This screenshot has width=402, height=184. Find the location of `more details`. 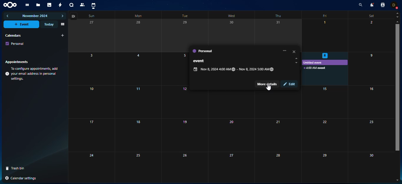

more details is located at coordinates (267, 84).